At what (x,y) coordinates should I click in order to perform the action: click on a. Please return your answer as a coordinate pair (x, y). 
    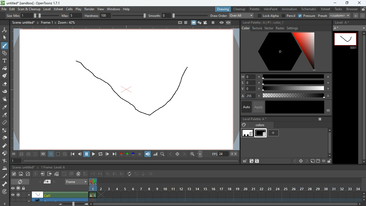
    Looking at the image, I should click on (338, 28).